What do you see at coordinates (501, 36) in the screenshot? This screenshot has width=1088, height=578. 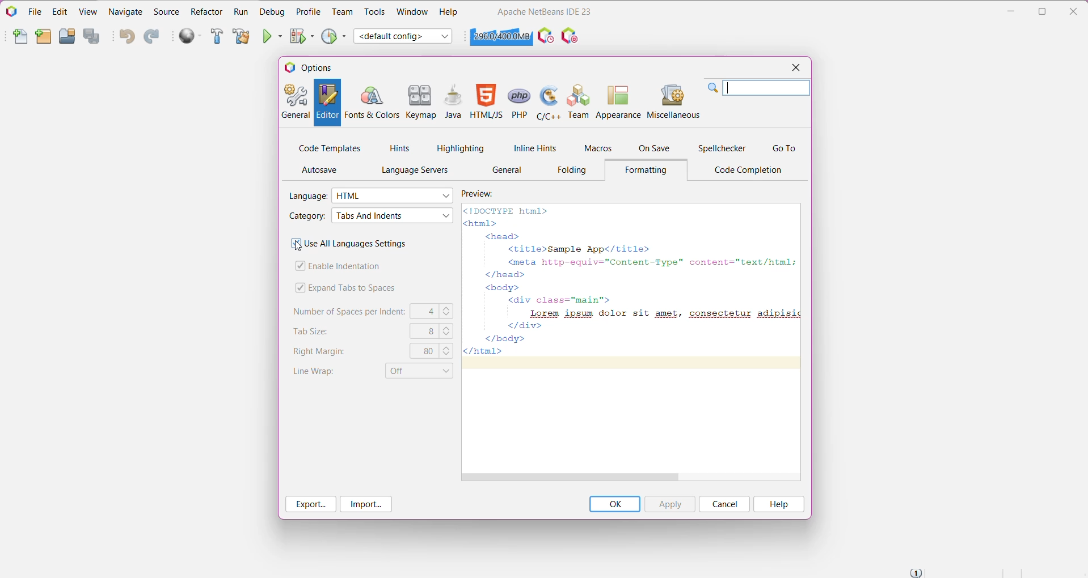 I see `Click to force garbage collection` at bounding box center [501, 36].